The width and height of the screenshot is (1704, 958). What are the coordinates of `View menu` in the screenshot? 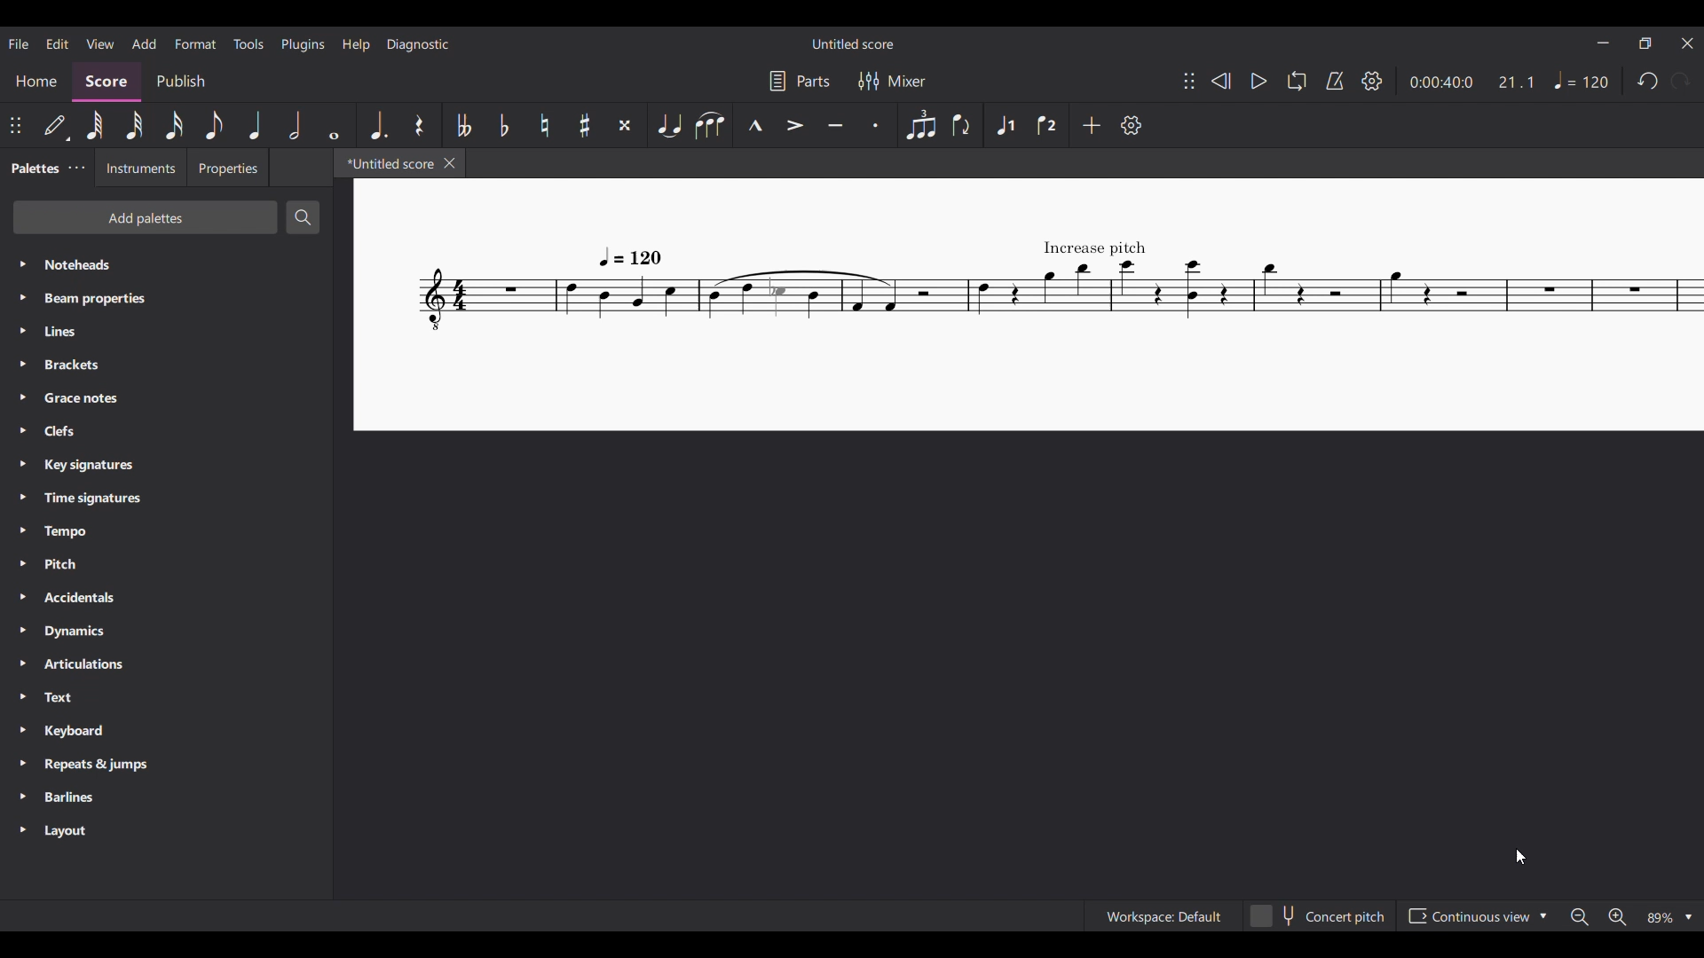 It's located at (99, 43).